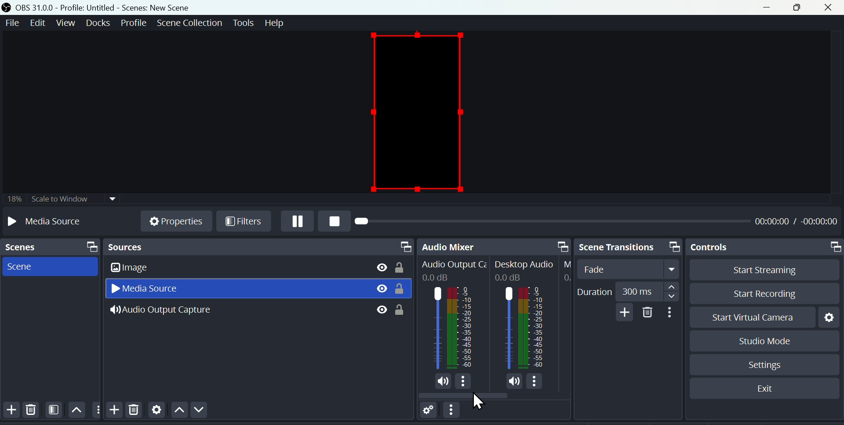 The width and height of the screenshot is (844, 425). What do you see at coordinates (39, 23) in the screenshot?
I see `Edit` at bounding box center [39, 23].